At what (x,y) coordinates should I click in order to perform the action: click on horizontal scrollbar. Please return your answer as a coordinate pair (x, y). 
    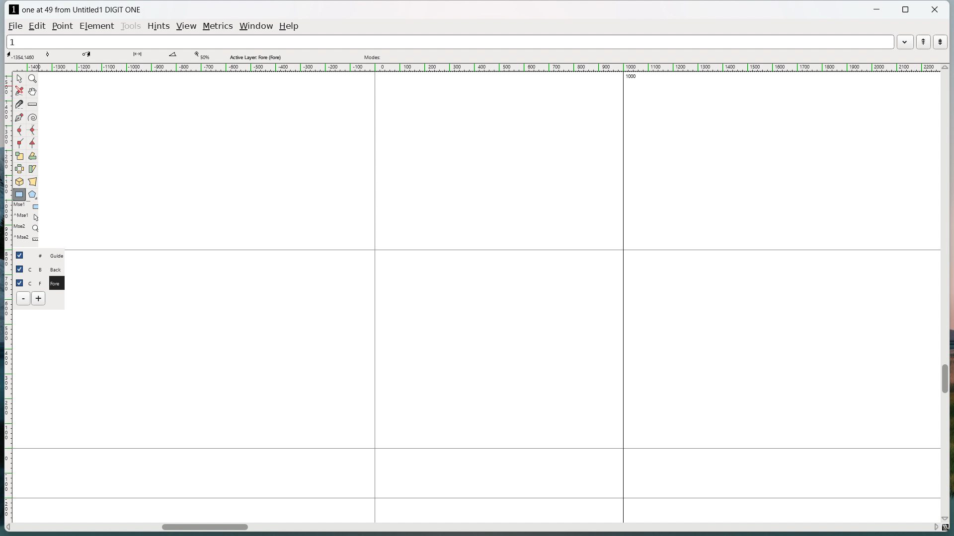
    Looking at the image, I should click on (205, 529).